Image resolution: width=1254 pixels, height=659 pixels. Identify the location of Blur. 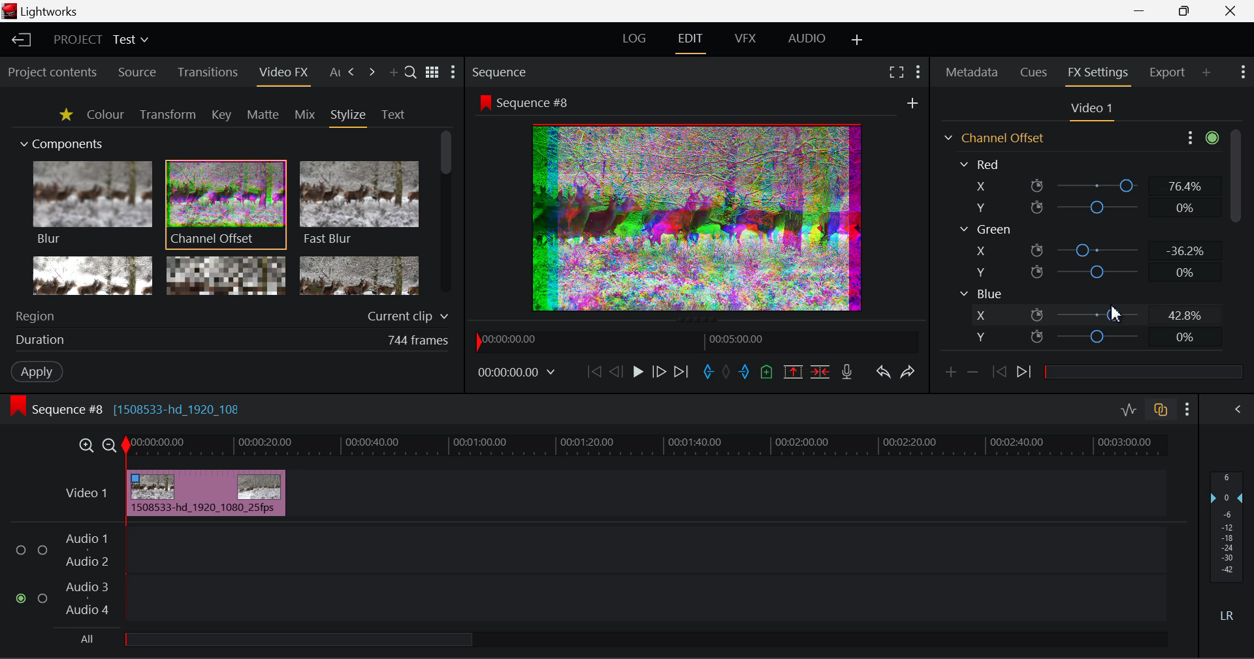
(91, 204).